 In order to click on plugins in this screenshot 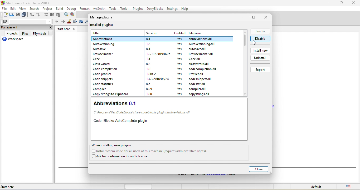, I will do `click(139, 9)`.